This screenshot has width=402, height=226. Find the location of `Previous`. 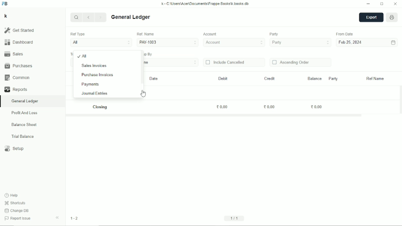

Previous is located at coordinates (89, 18).